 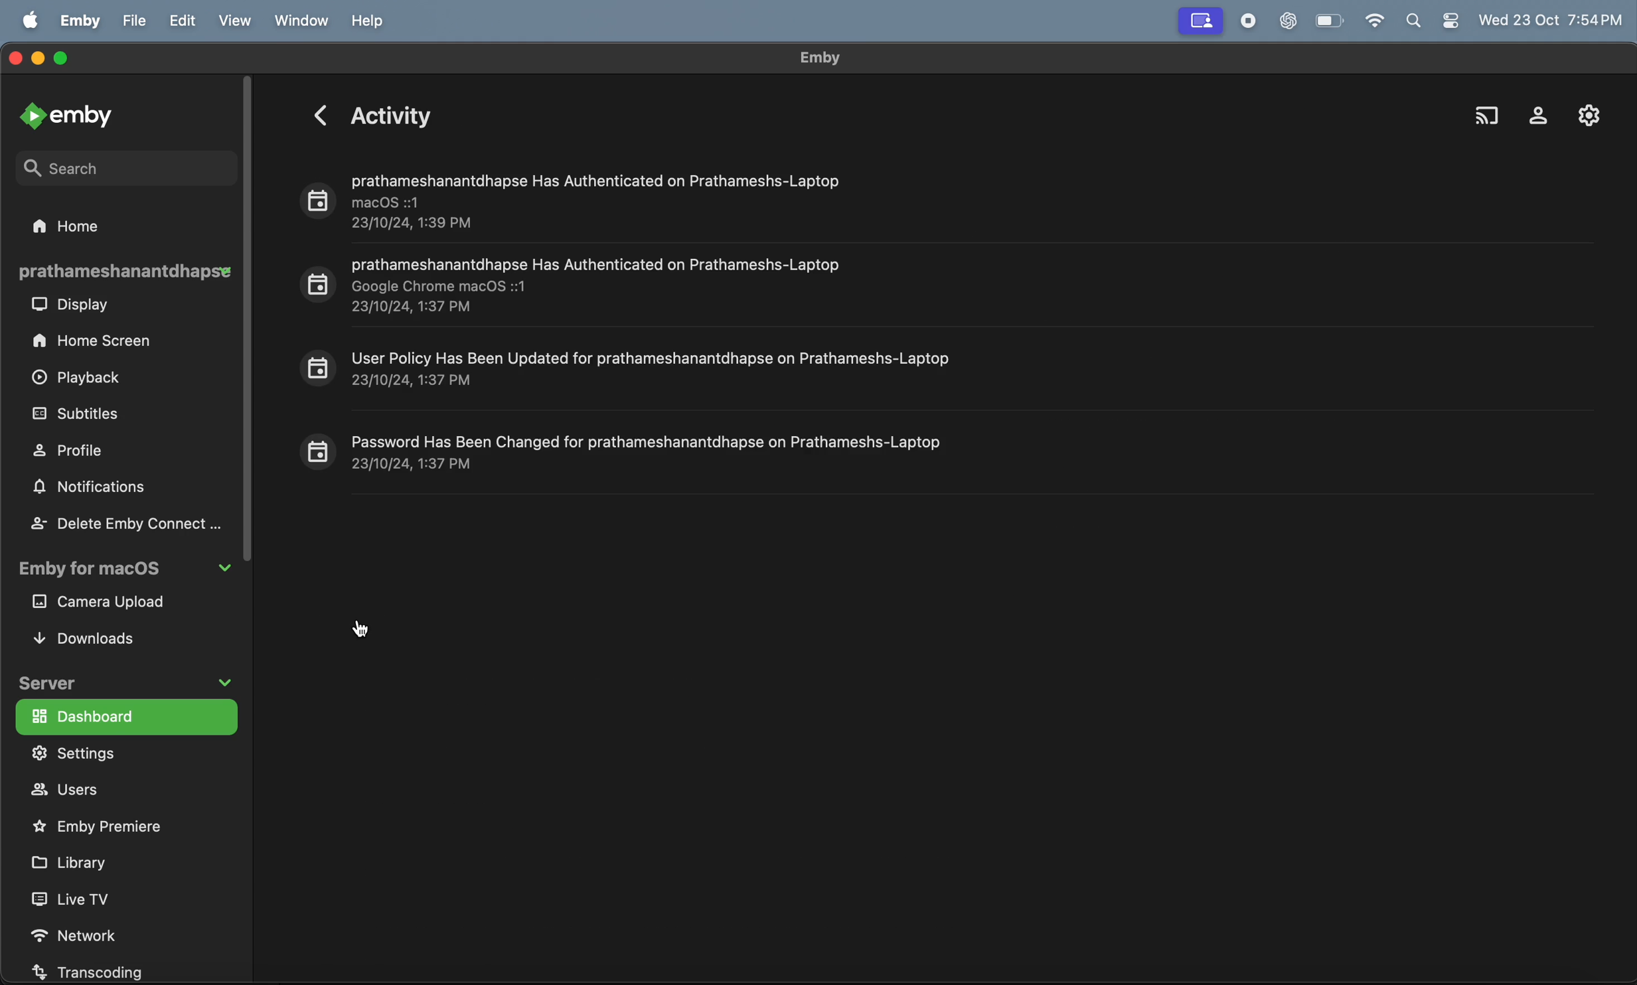 I want to click on downloads, so click(x=98, y=637).